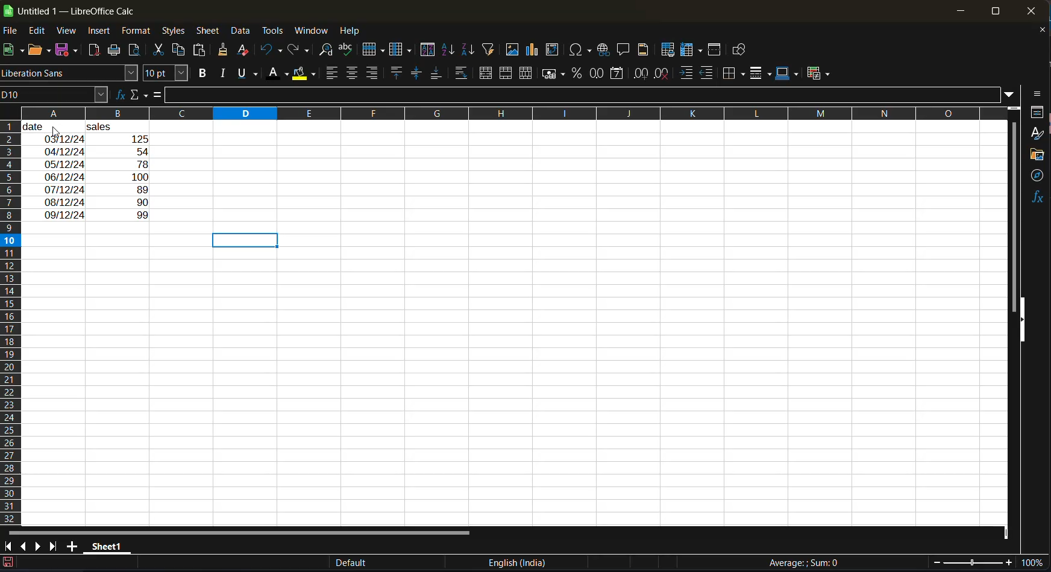 Image resolution: width=1051 pixels, height=572 pixels. What do you see at coordinates (272, 51) in the screenshot?
I see `undo` at bounding box center [272, 51].